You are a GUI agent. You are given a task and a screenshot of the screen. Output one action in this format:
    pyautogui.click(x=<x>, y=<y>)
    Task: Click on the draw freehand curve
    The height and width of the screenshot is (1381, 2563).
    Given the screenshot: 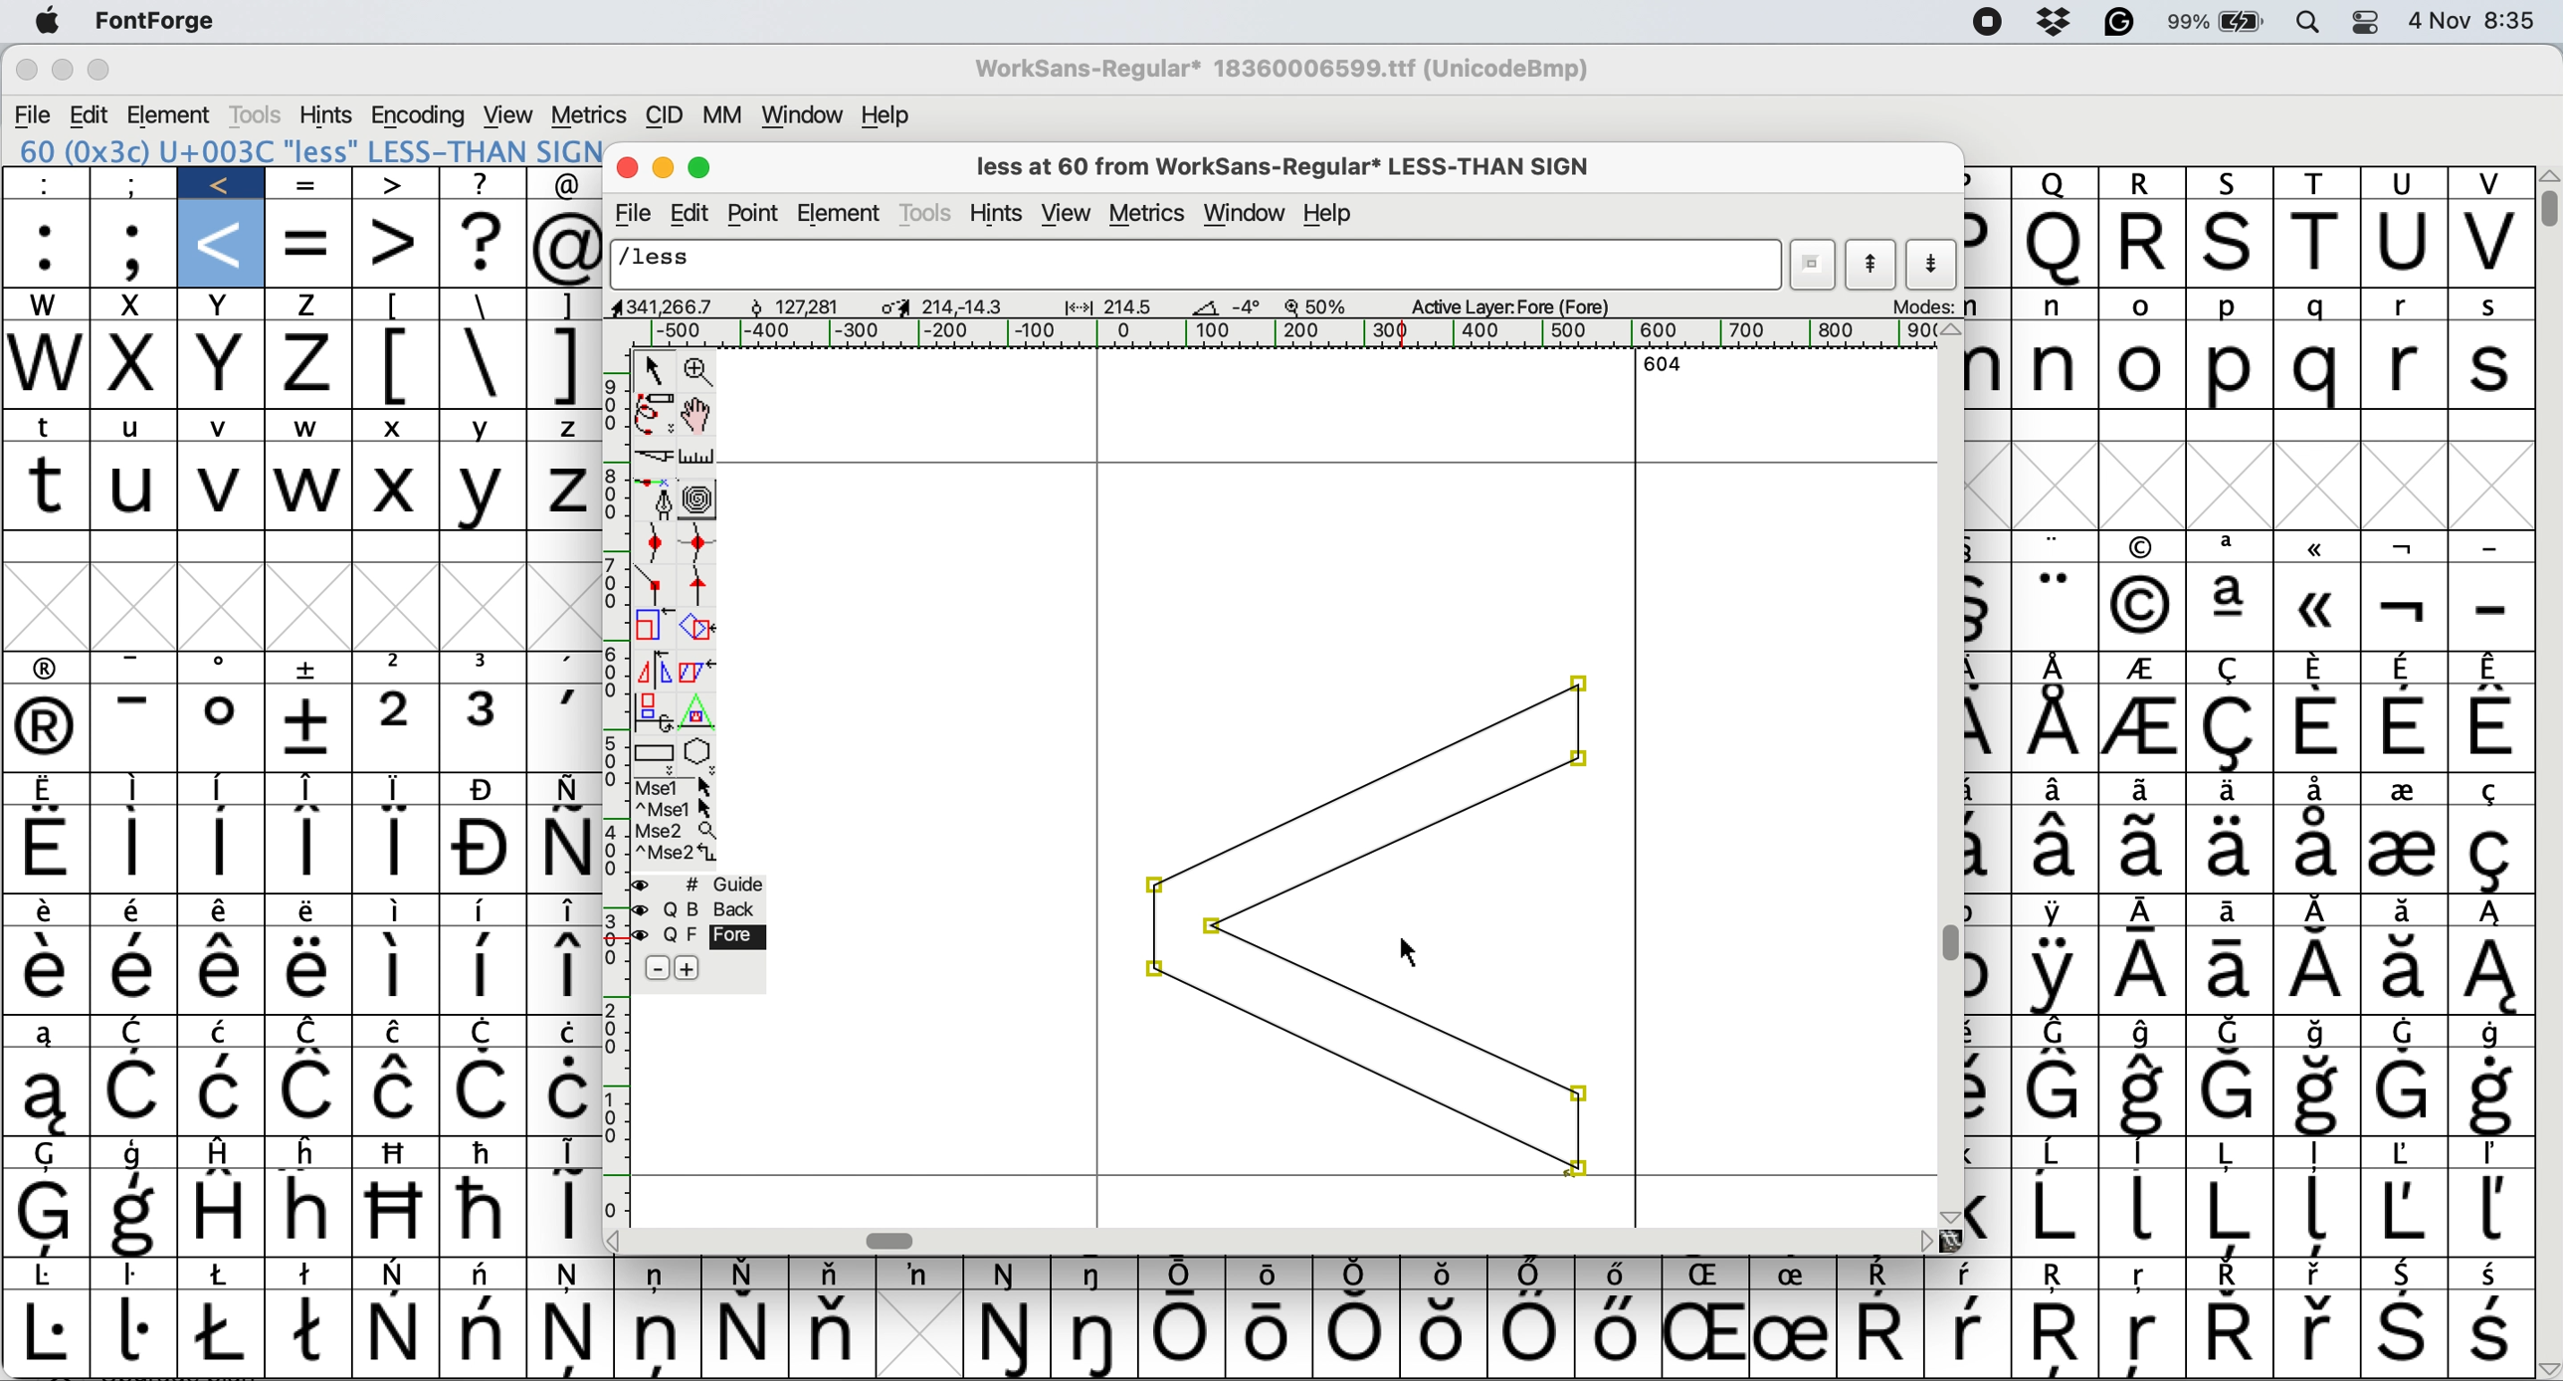 What is the action you would take?
    pyautogui.click(x=652, y=413)
    